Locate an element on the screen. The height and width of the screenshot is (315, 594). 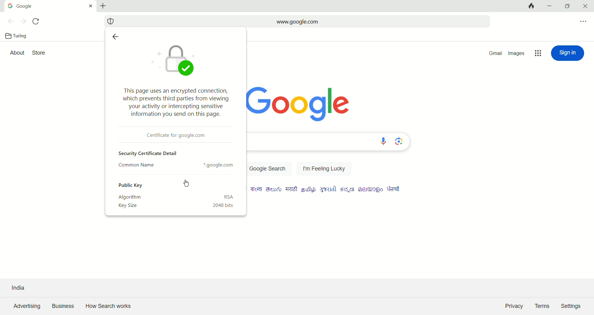
cursor is located at coordinates (186, 184).